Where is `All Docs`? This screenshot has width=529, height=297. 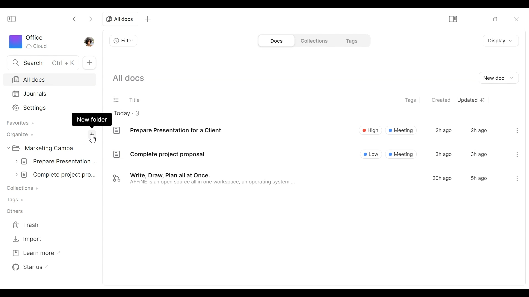
All Docs is located at coordinates (49, 79).